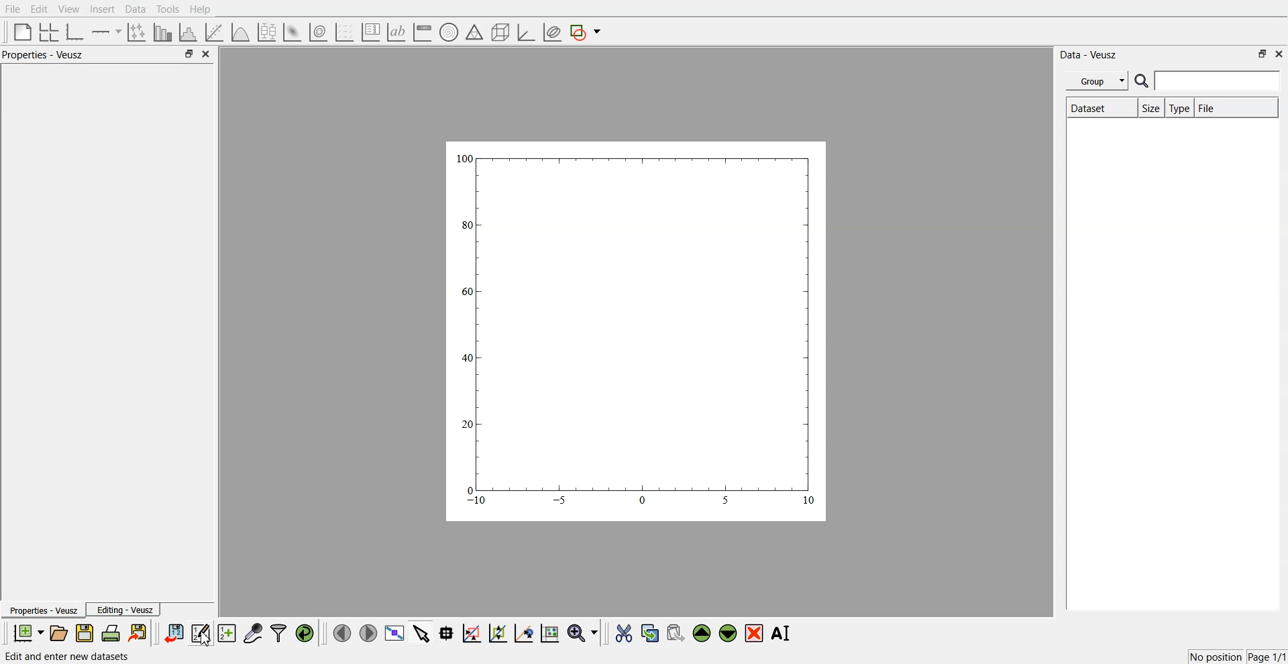  Describe the element at coordinates (1268, 657) in the screenshot. I see `Page 1/1` at that location.